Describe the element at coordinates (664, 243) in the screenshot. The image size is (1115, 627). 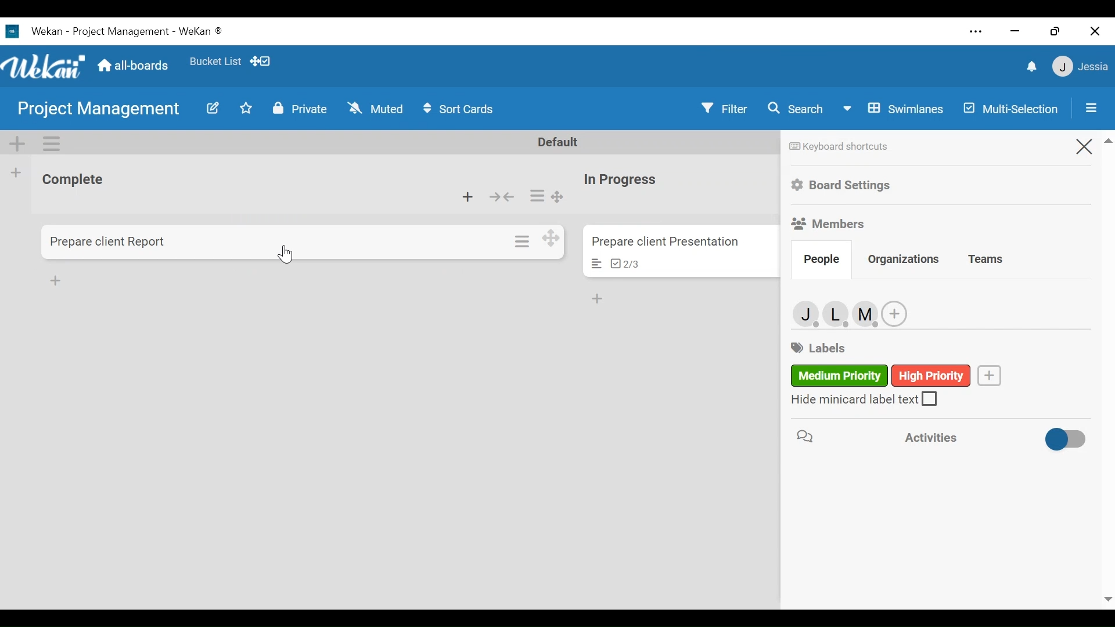
I see `Card Title` at that location.